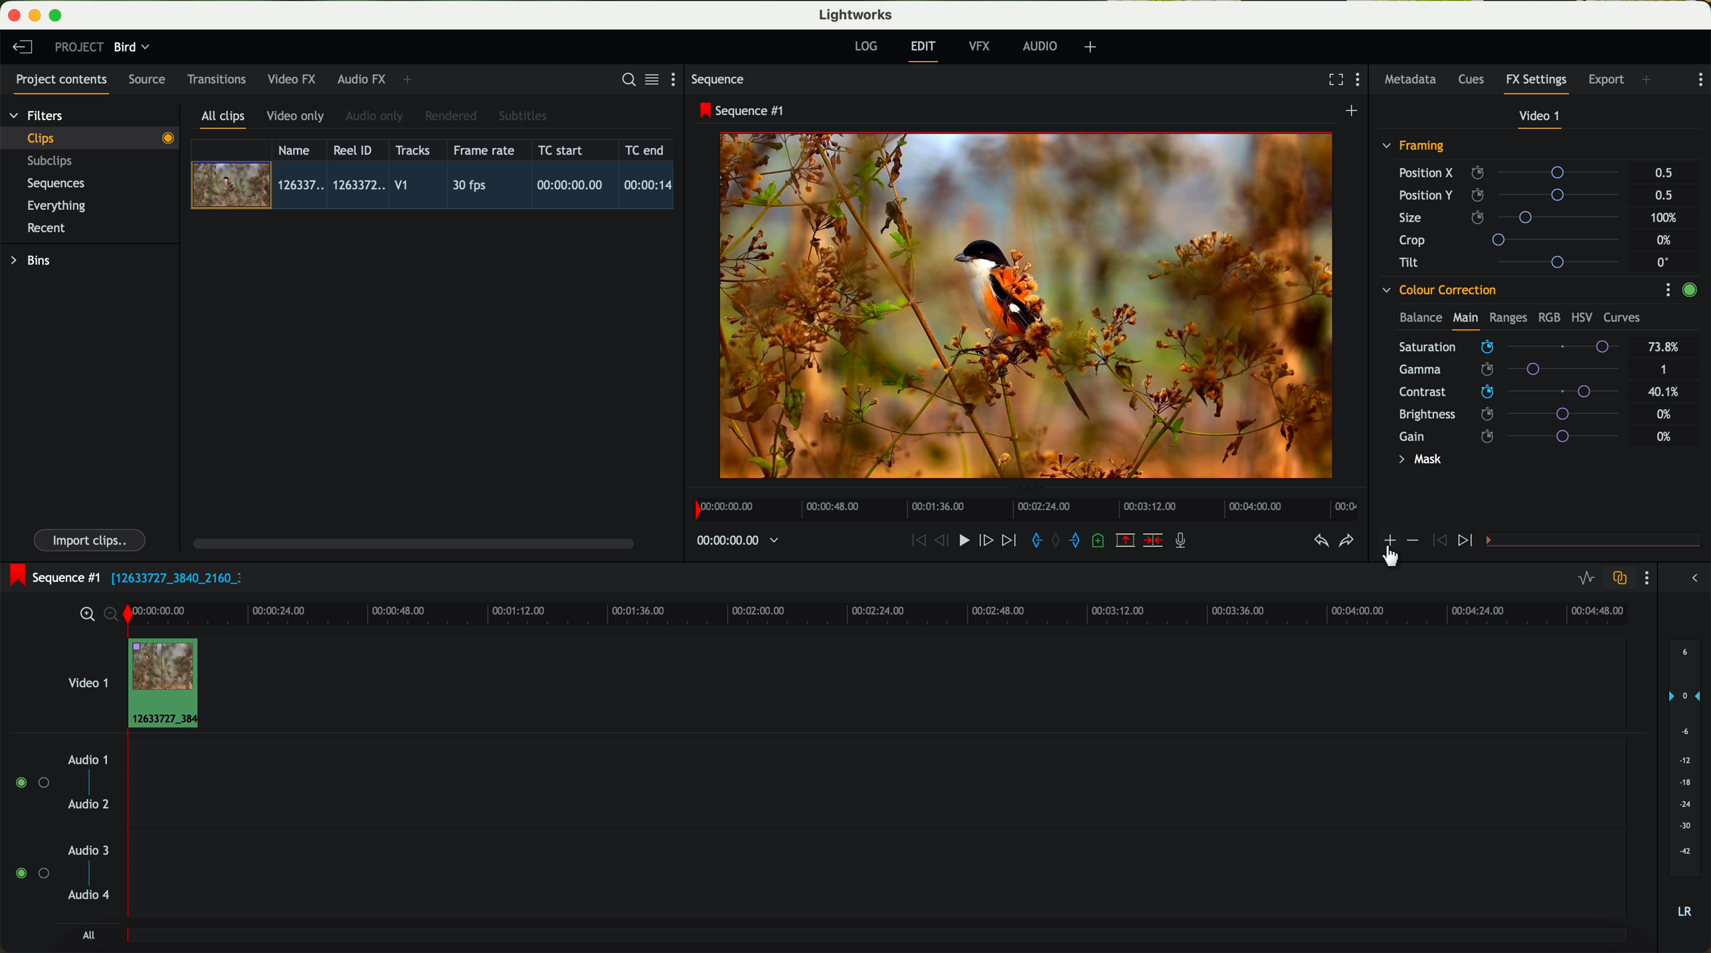 The width and height of the screenshot is (1711, 953). Describe the element at coordinates (562, 149) in the screenshot. I see `TC start` at that location.